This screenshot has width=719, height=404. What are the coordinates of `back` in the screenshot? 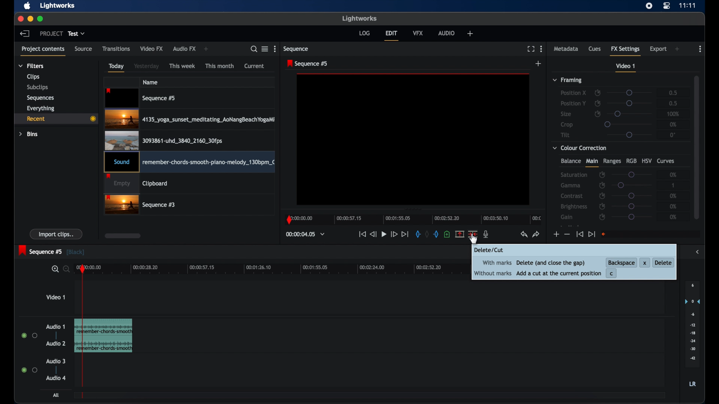 It's located at (25, 34).